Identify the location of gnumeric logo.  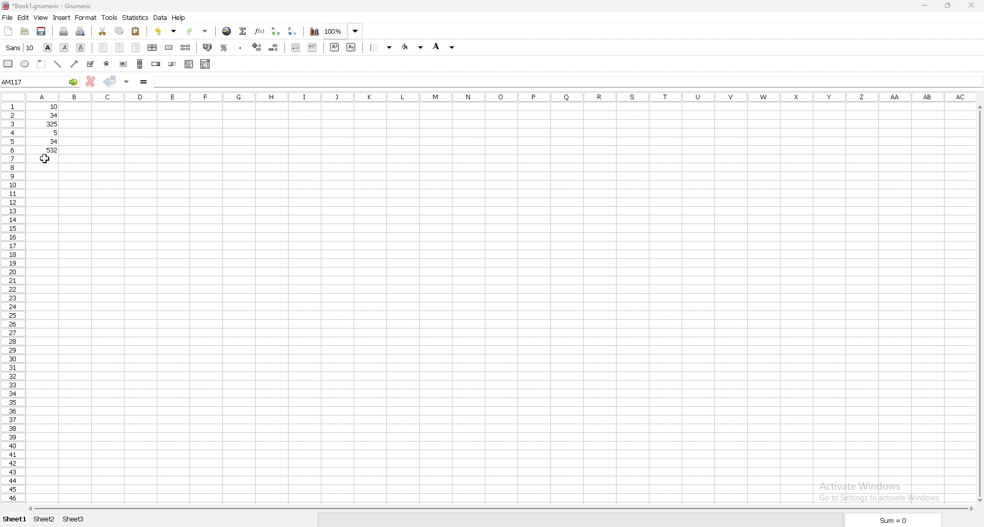
(7, 7).